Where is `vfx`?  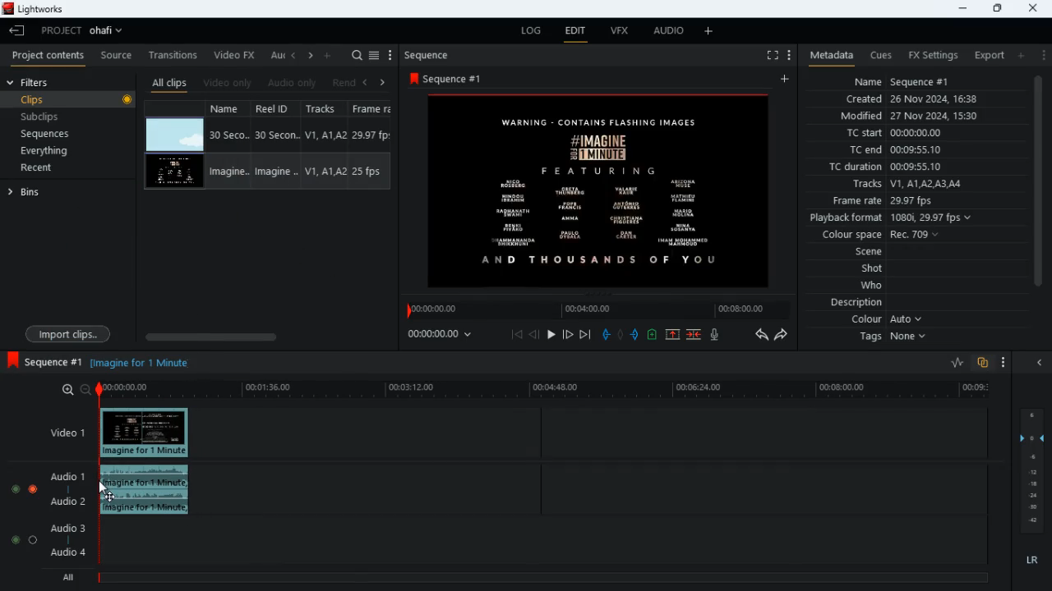 vfx is located at coordinates (618, 32).